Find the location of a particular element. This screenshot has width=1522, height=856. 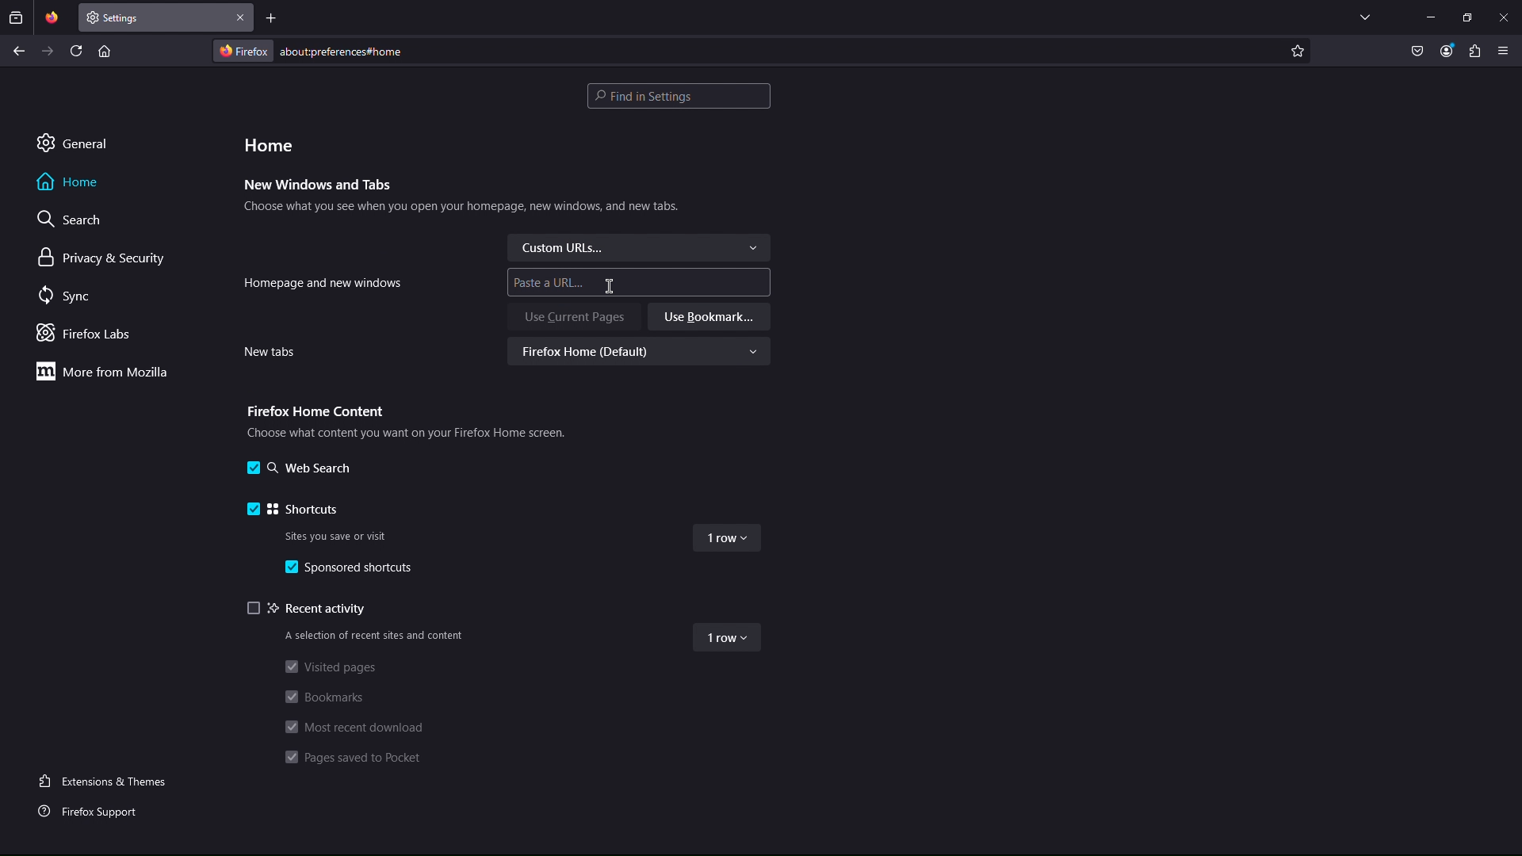

1 row is located at coordinates (728, 639).